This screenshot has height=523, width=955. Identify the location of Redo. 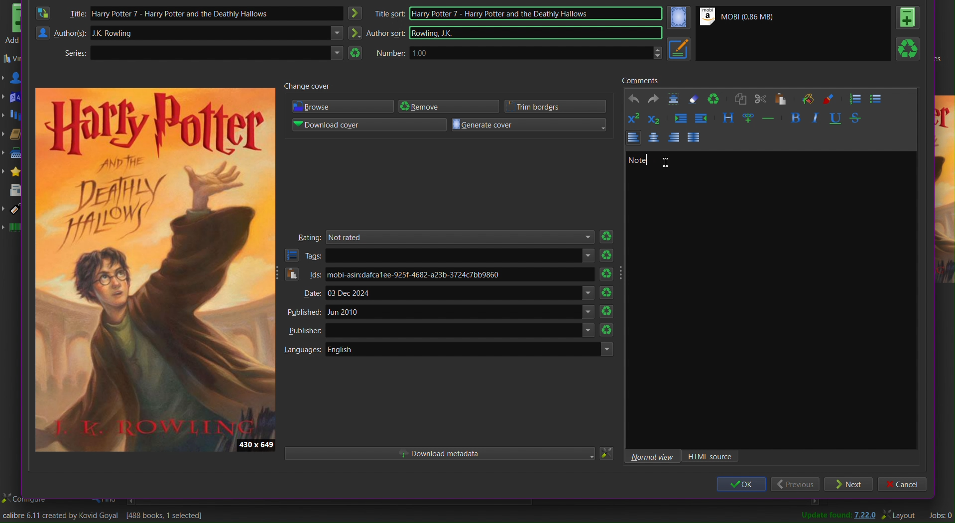
(654, 99).